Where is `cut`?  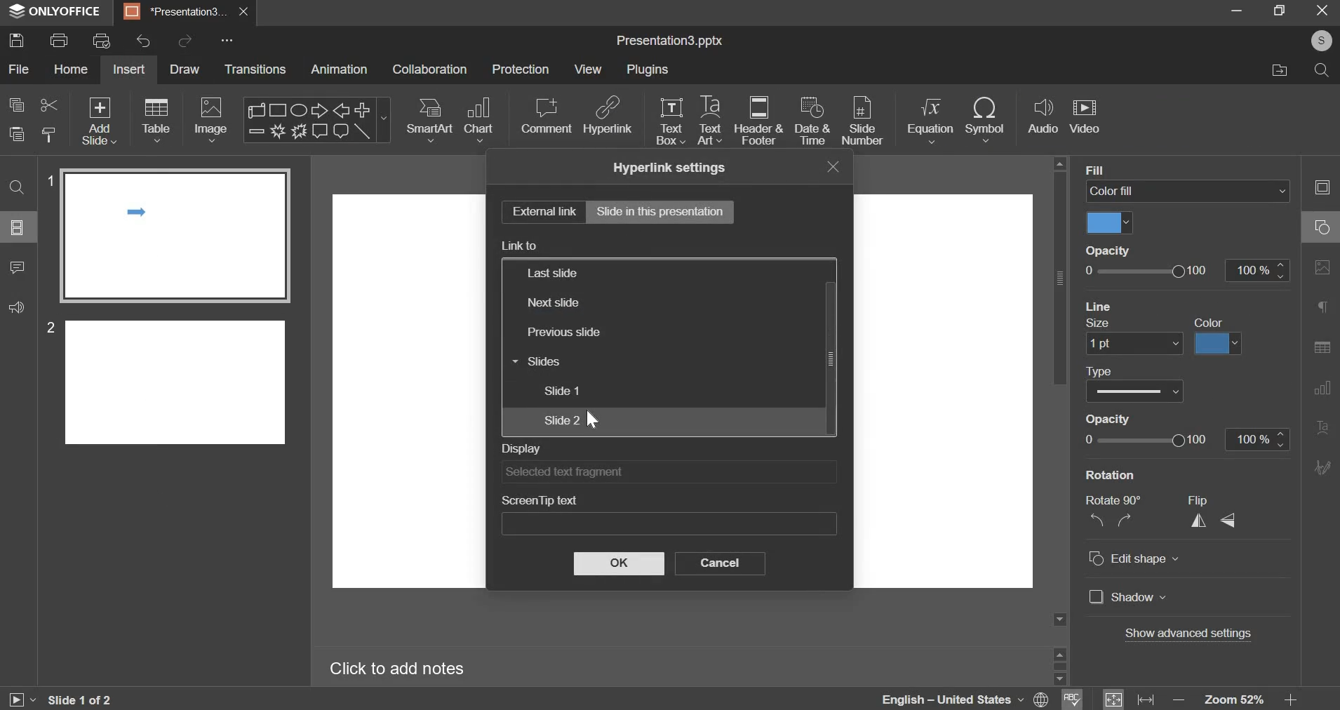 cut is located at coordinates (50, 105).